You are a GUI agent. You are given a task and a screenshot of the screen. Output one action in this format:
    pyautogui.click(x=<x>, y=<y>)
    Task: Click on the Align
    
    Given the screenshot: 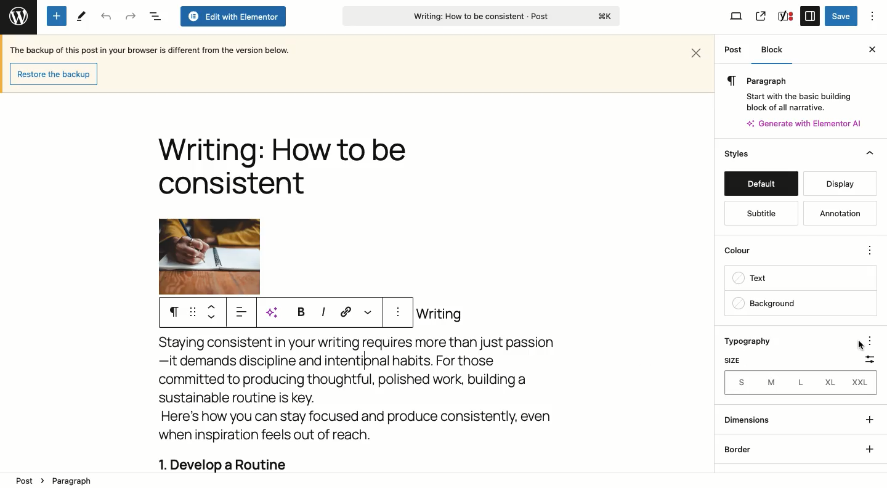 What is the action you would take?
    pyautogui.click(x=243, y=314)
    